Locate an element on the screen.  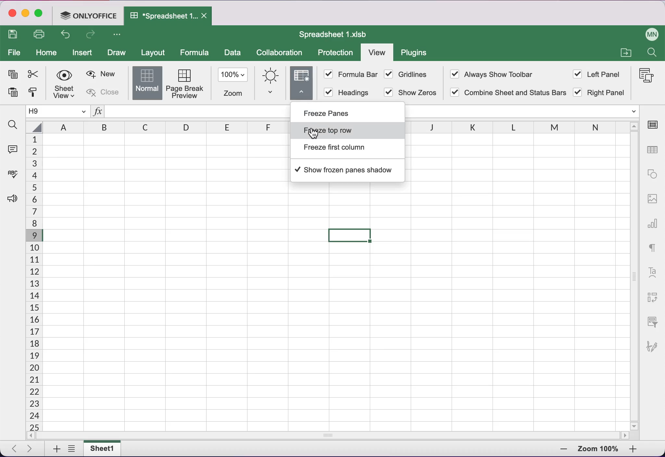
previous tab is located at coordinates (13, 449).